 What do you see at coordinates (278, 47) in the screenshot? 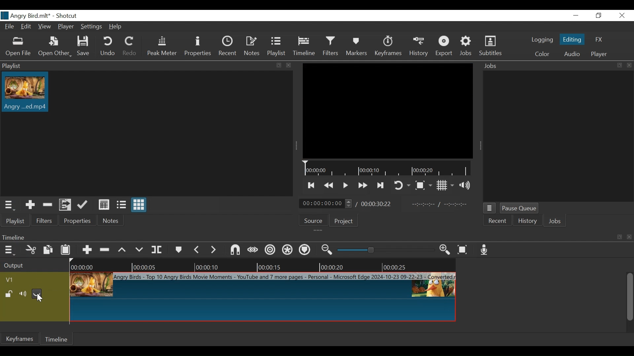
I see `Playlist` at bounding box center [278, 47].